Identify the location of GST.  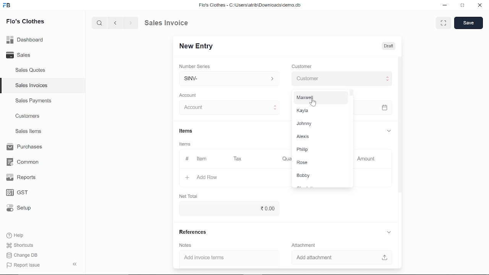
(24, 193).